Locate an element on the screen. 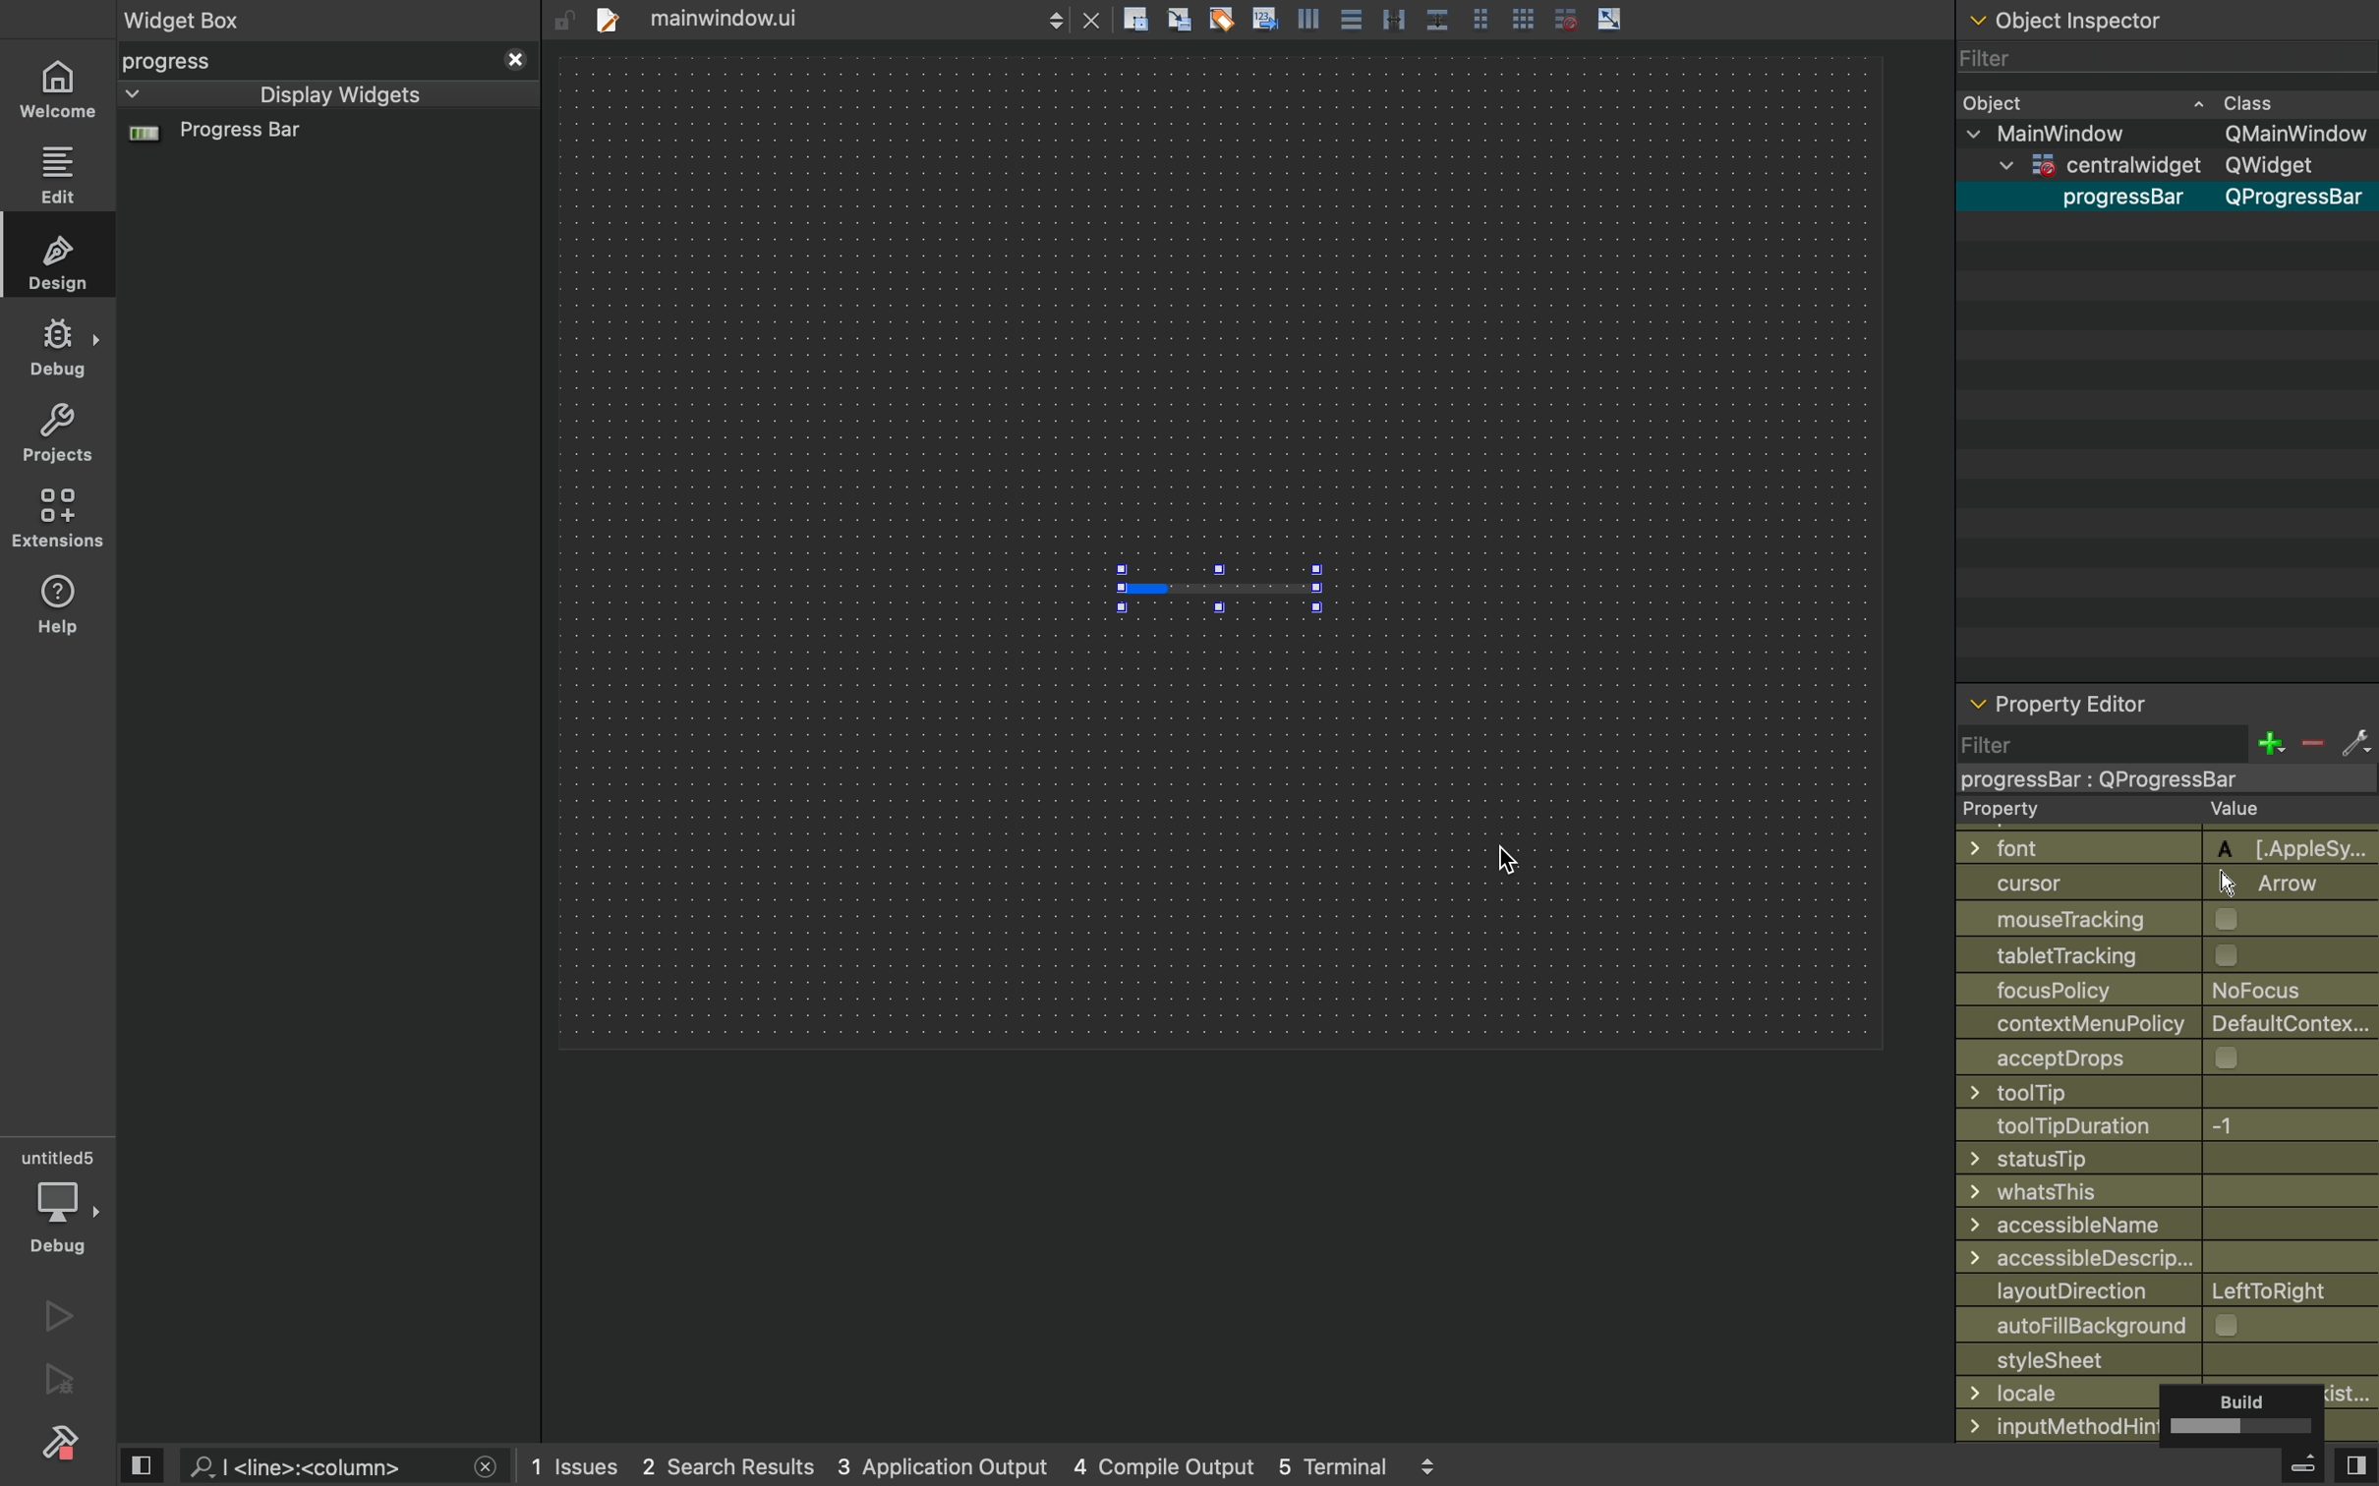 The width and height of the screenshot is (2379, 1486). property editor is located at coordinates (2167, 707).